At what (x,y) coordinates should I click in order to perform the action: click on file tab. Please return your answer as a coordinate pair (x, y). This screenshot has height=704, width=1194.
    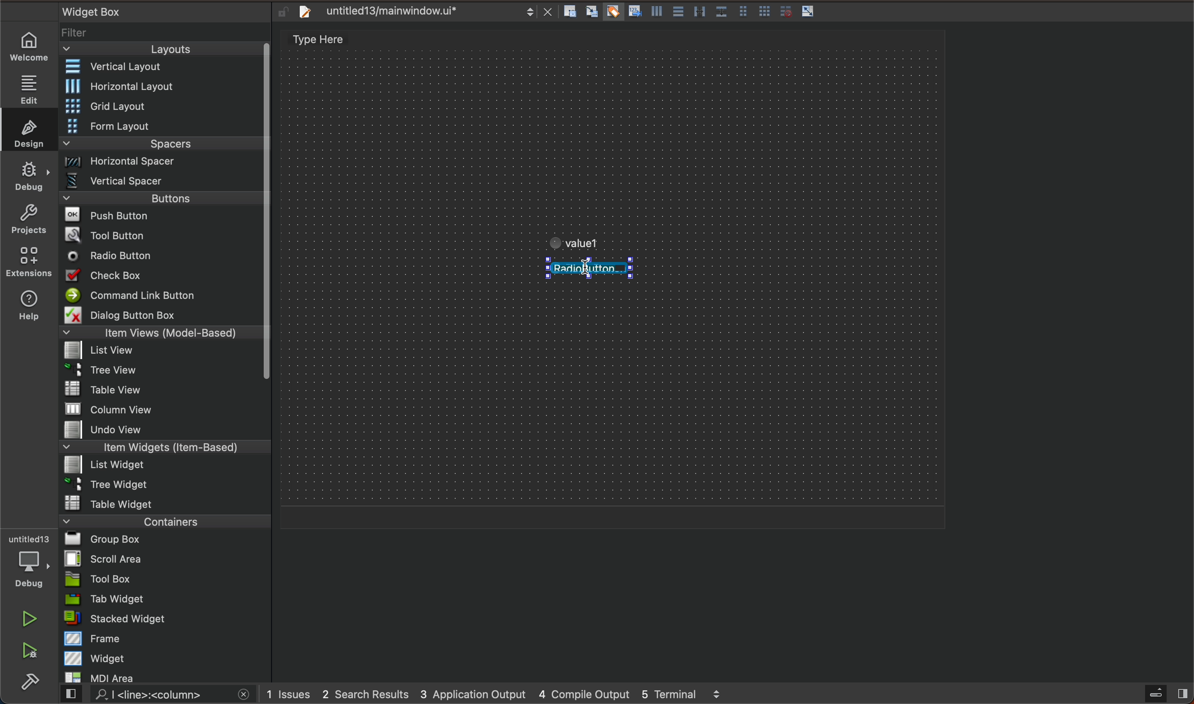
    Looking at the image, I should click on (422, 12).